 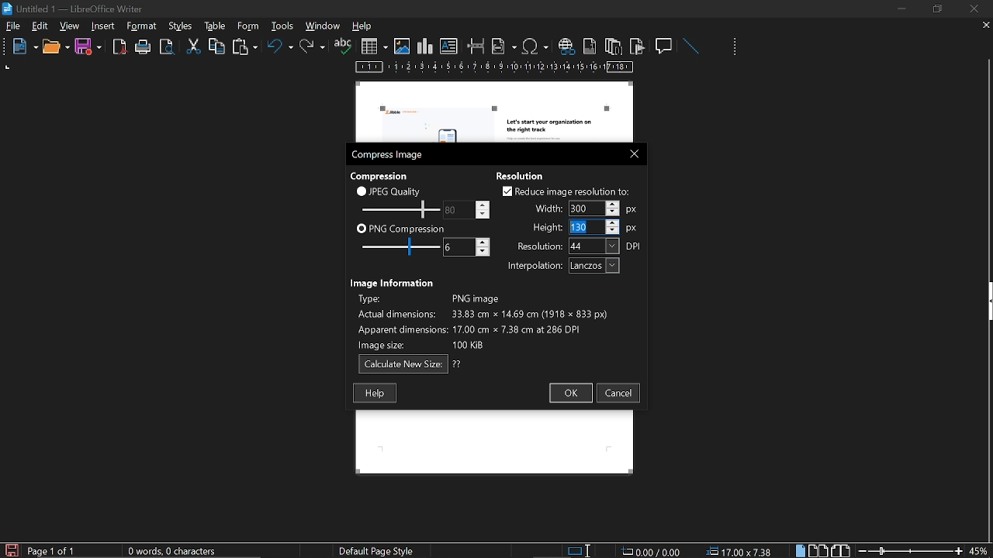 I want to click on help, so click(x=365, y=27).